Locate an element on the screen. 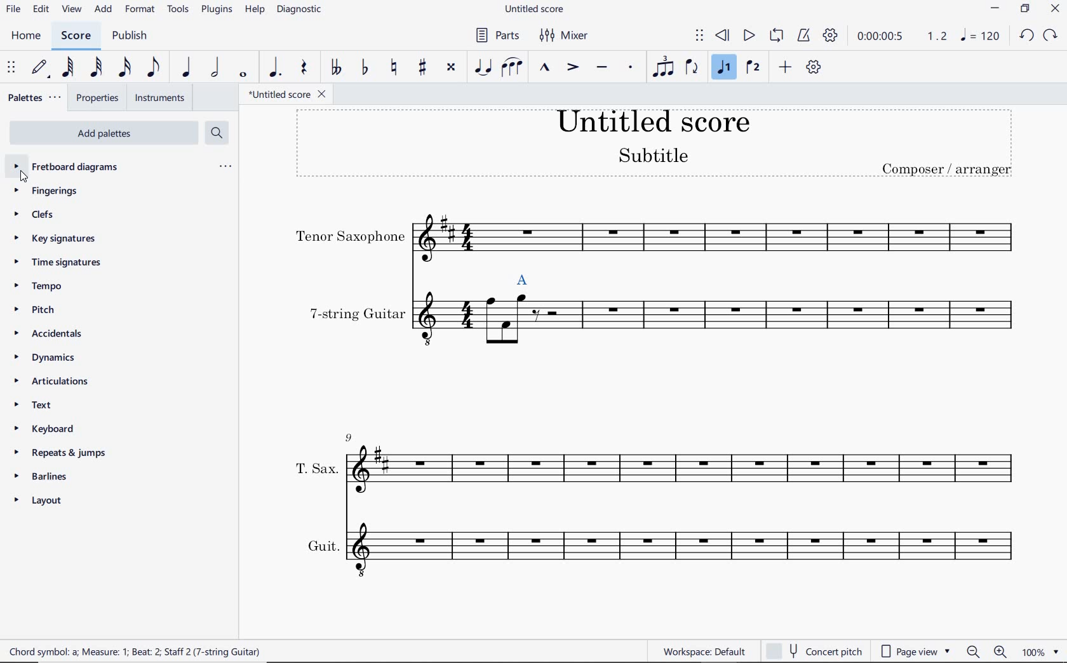  CLOSE is located at coordinates (1056, 10).